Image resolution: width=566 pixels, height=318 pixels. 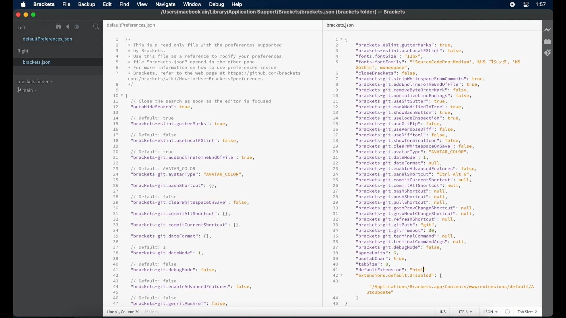 I want to click on apple icon, so click(x=23, y=5).